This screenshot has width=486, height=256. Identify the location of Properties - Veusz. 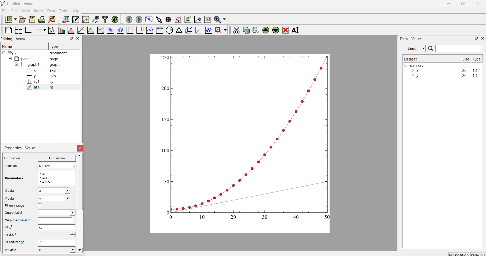
(21, 148).